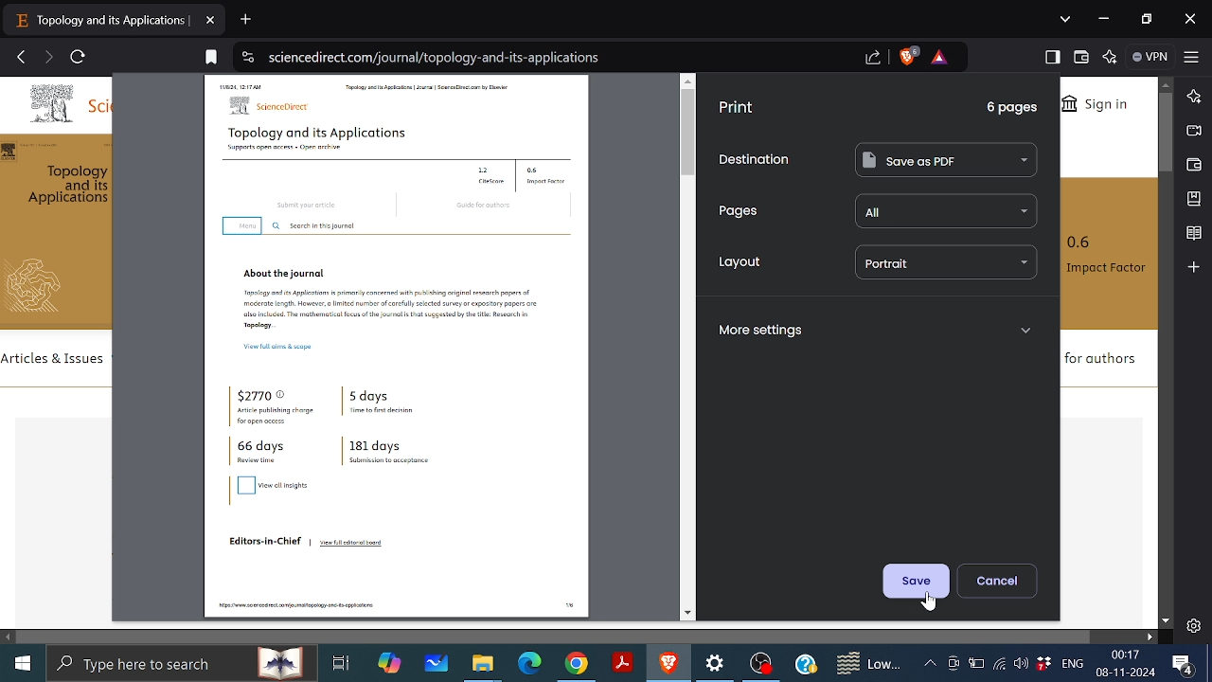 The image size is (1212, 682). Describe the element at coordinates (389, 457) in the screenshot. I see `181 days` at that location.